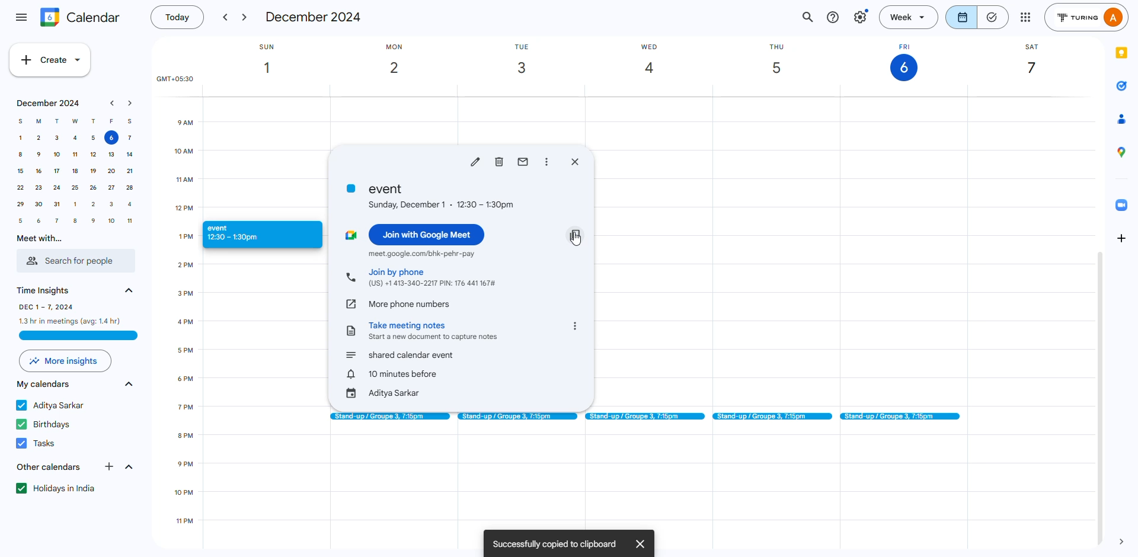 The image size is (1138, 557). What do you see at coordinates (656, 61) in the screenshot?
I see `wed 4` at bounding box center [656, 61].